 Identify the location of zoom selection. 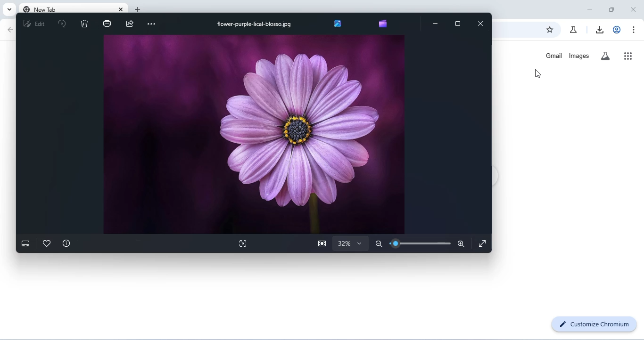
(348, 243).